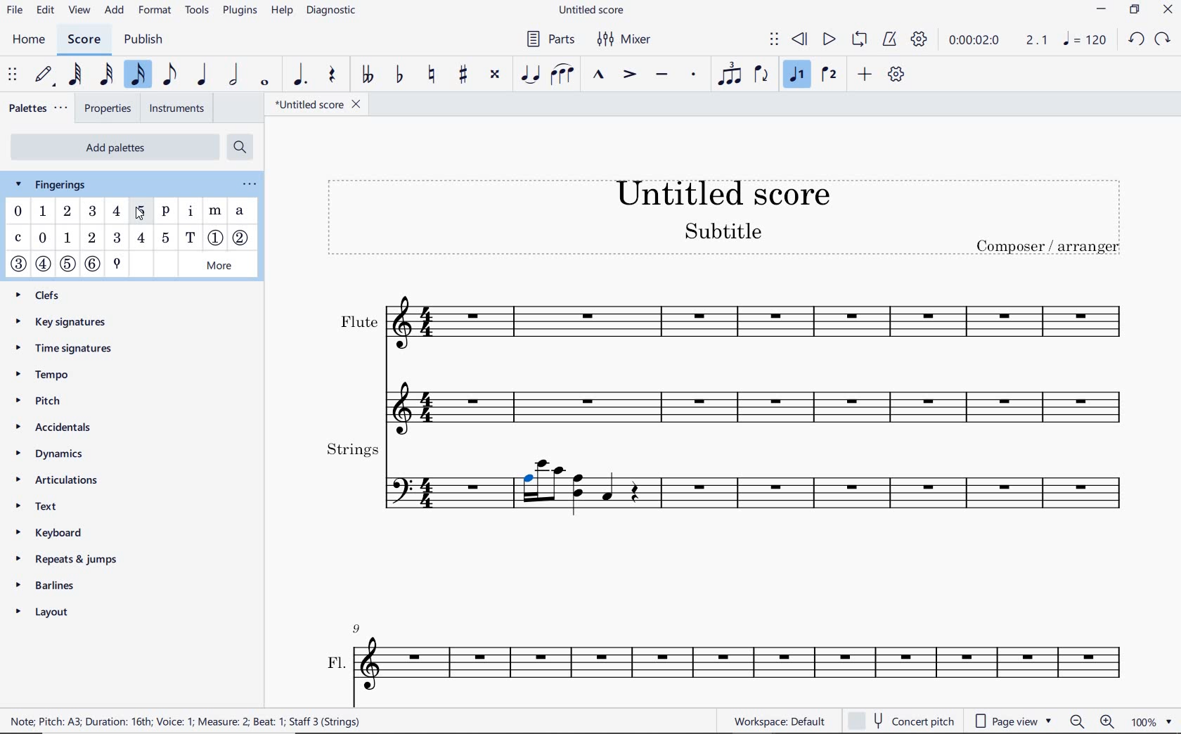 Image resolution: width=1181 pixels, height=734 pixels. What do you see at coordinates (44, 238) in the screenshot?
I see `LH GUITAR FINGERING 0` at bounding box center [44, 238].